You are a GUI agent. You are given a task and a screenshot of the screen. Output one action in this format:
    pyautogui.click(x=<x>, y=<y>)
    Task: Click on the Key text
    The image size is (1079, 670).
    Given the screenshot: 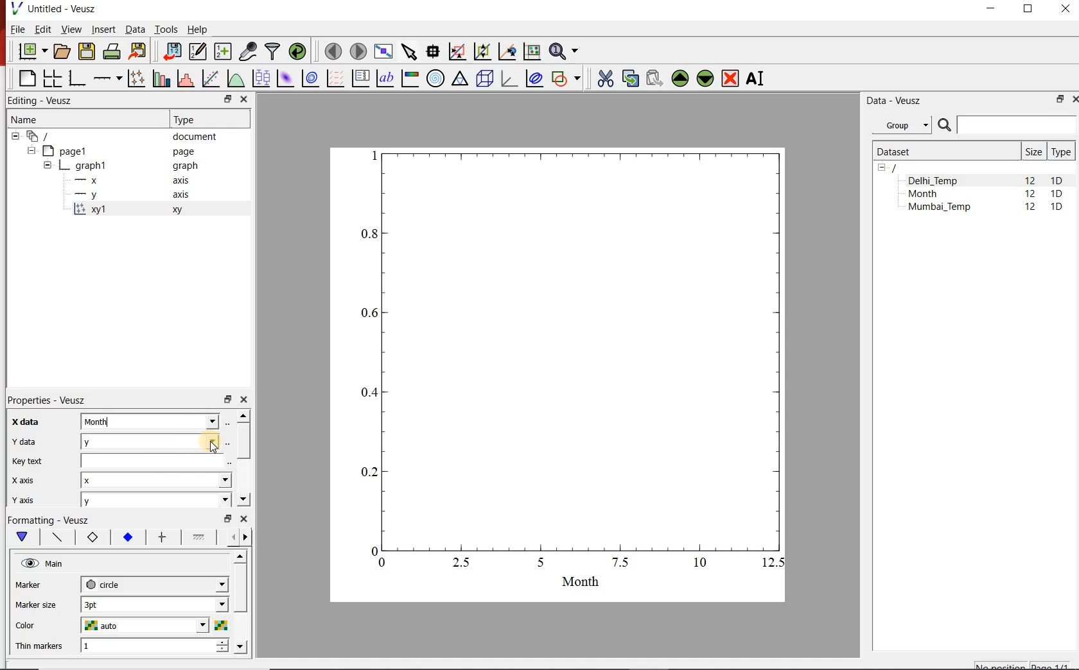 What is the action you would take?
    pyautogui.click(x=26, y=462)
    